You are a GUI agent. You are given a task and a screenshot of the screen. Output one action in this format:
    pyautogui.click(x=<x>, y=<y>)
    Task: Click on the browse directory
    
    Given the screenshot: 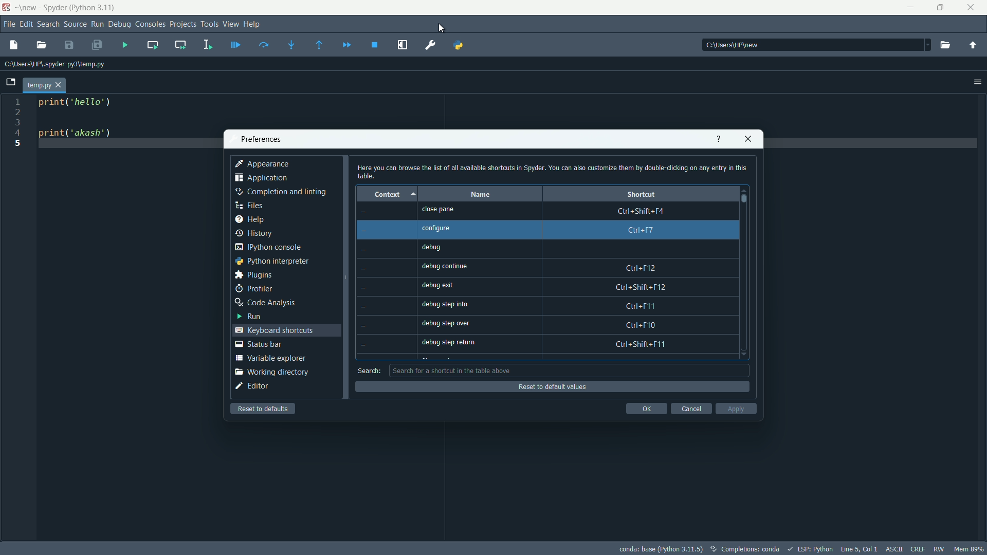 What is the action you would take?
    pyautogui.click(x=945, y=46)
    